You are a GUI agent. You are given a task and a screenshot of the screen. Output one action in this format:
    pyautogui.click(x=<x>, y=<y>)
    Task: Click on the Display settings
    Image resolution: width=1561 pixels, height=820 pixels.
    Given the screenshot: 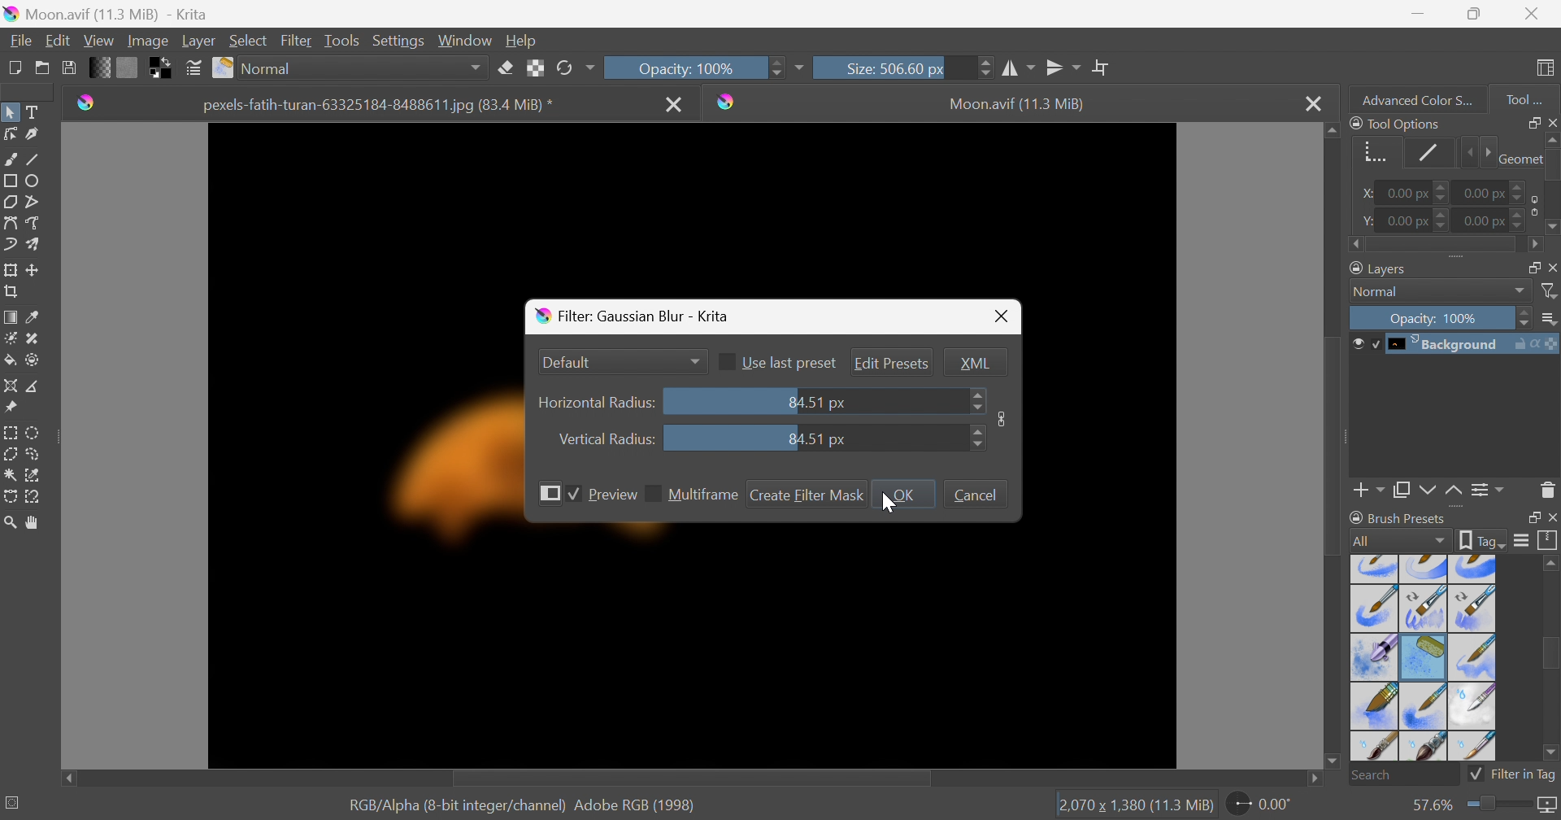 What is the action you would take?
    pyautogui.click(x=1524, y=539)
    